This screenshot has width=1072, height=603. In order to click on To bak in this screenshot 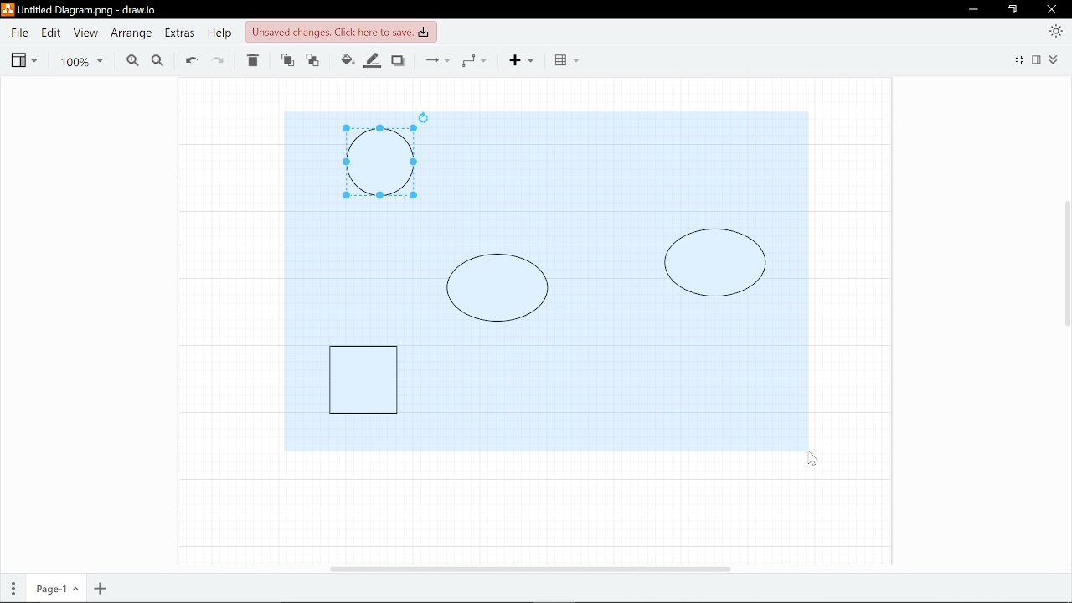, I will do `click(316, 61)`.